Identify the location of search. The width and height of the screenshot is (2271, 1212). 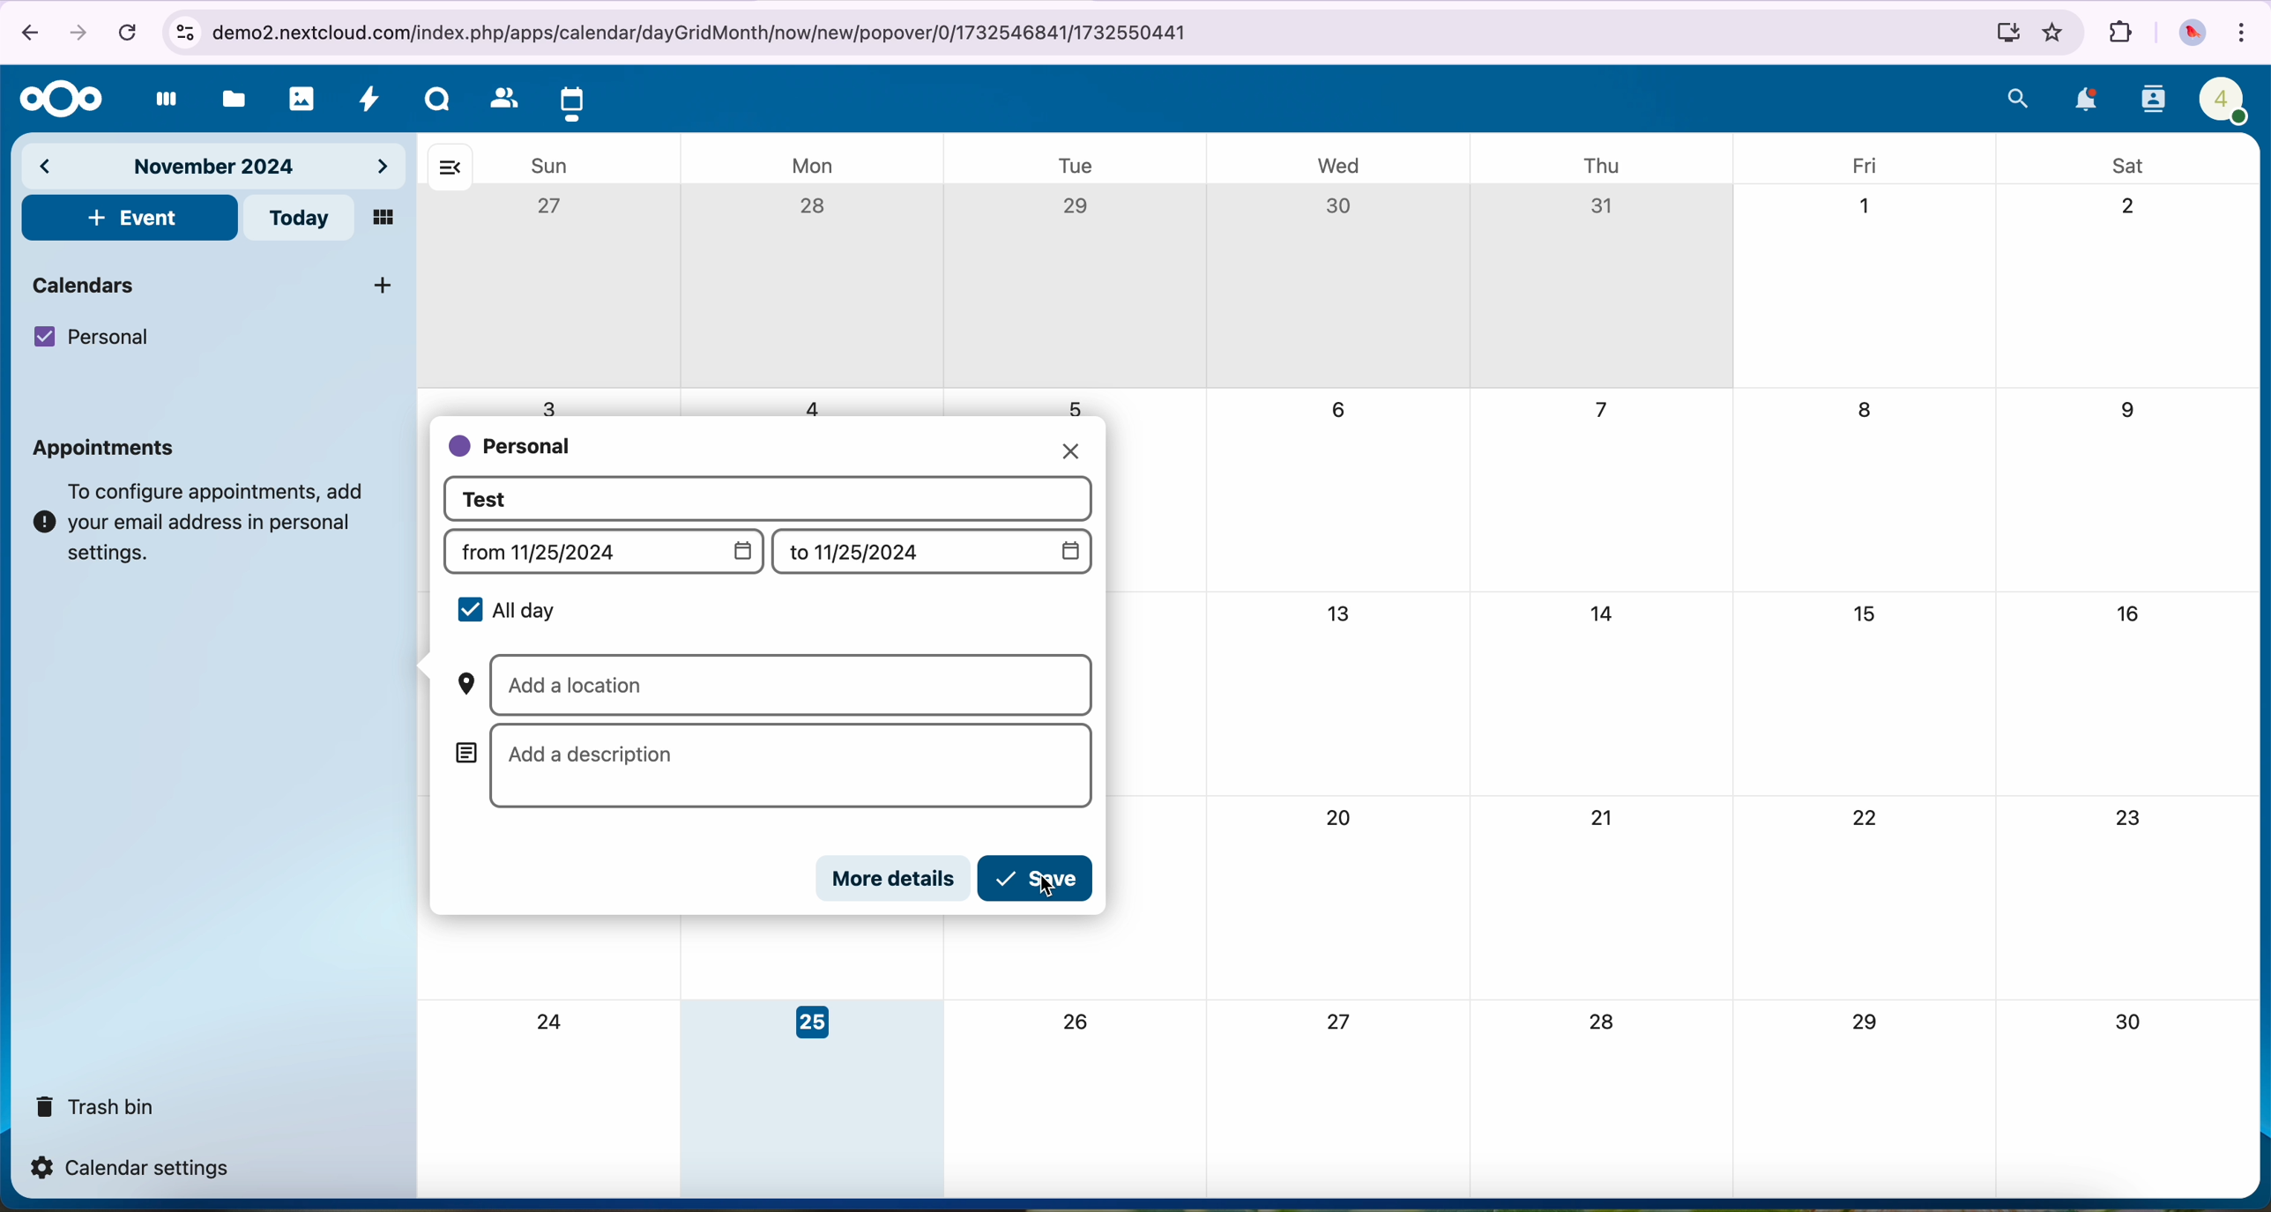
(2020, 98).